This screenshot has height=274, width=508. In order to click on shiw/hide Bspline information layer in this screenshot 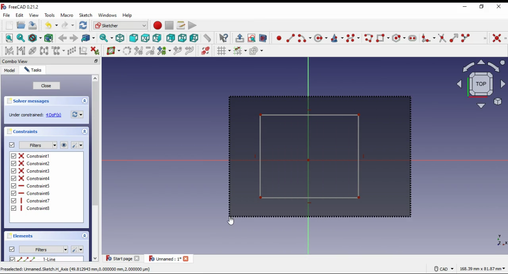, I will do `click(114, 50)`.